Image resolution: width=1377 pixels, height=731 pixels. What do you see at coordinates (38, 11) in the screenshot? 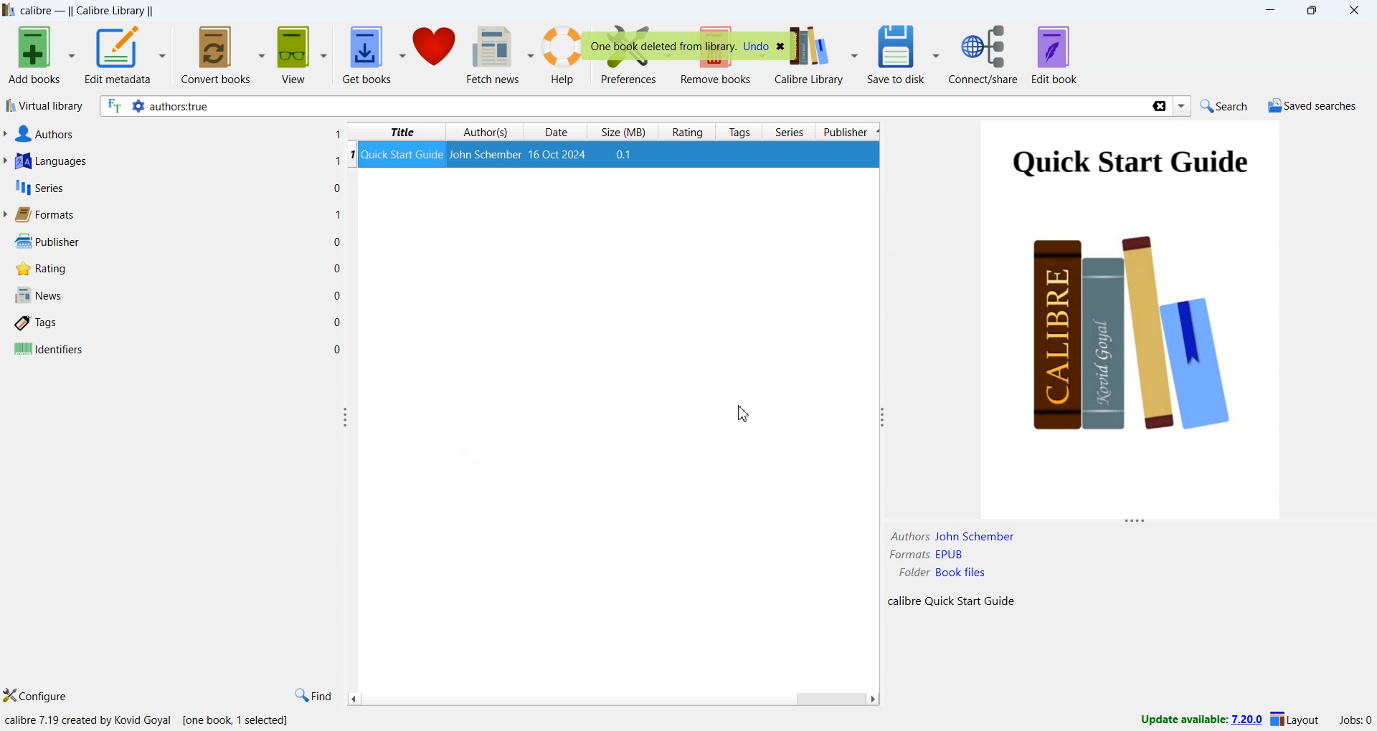
I see `app name` at bounding box center [38, 11].